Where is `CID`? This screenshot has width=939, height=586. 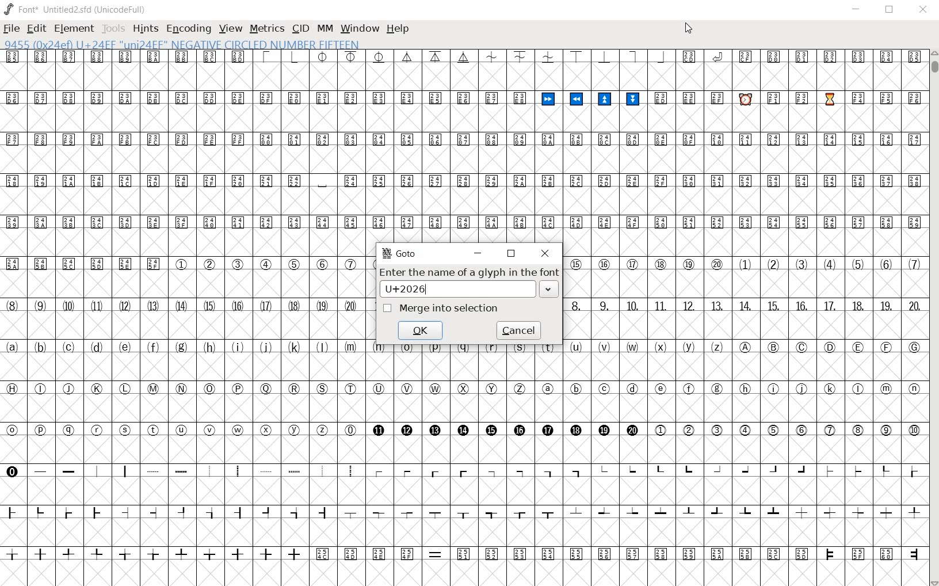 CID is located at coordinates (300, 29).